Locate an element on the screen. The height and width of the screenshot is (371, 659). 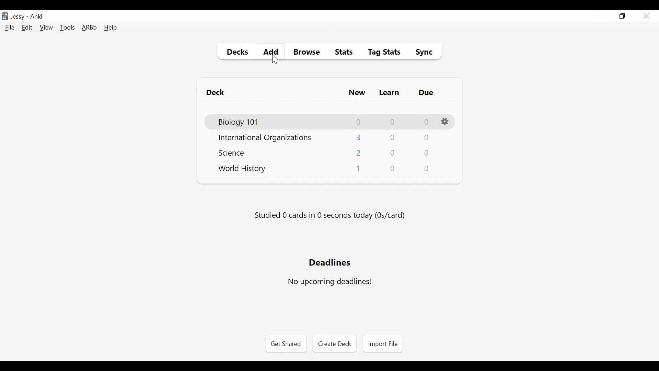
Deck is located at coordinates (217, 93).